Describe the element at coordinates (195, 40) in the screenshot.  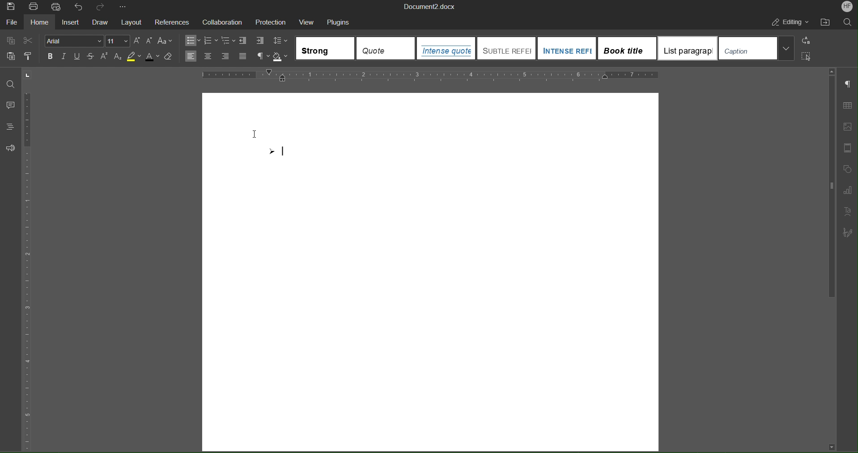
I see `Bullet list` at that location.